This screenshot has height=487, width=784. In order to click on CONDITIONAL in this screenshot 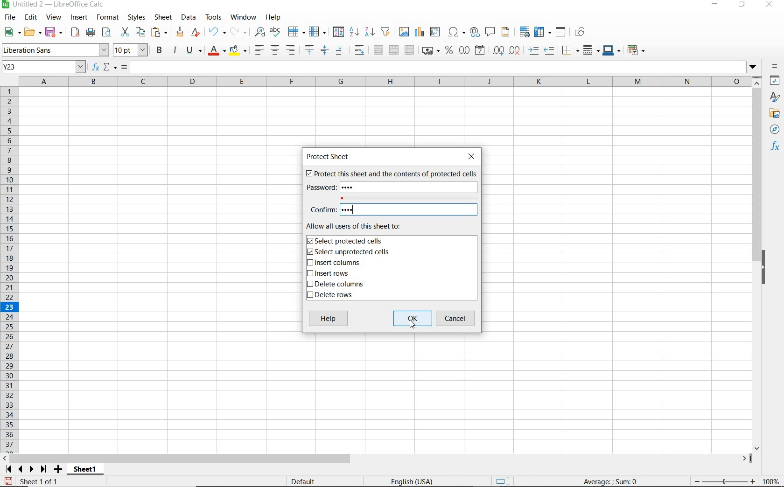, I will do `click(636, 50)`.